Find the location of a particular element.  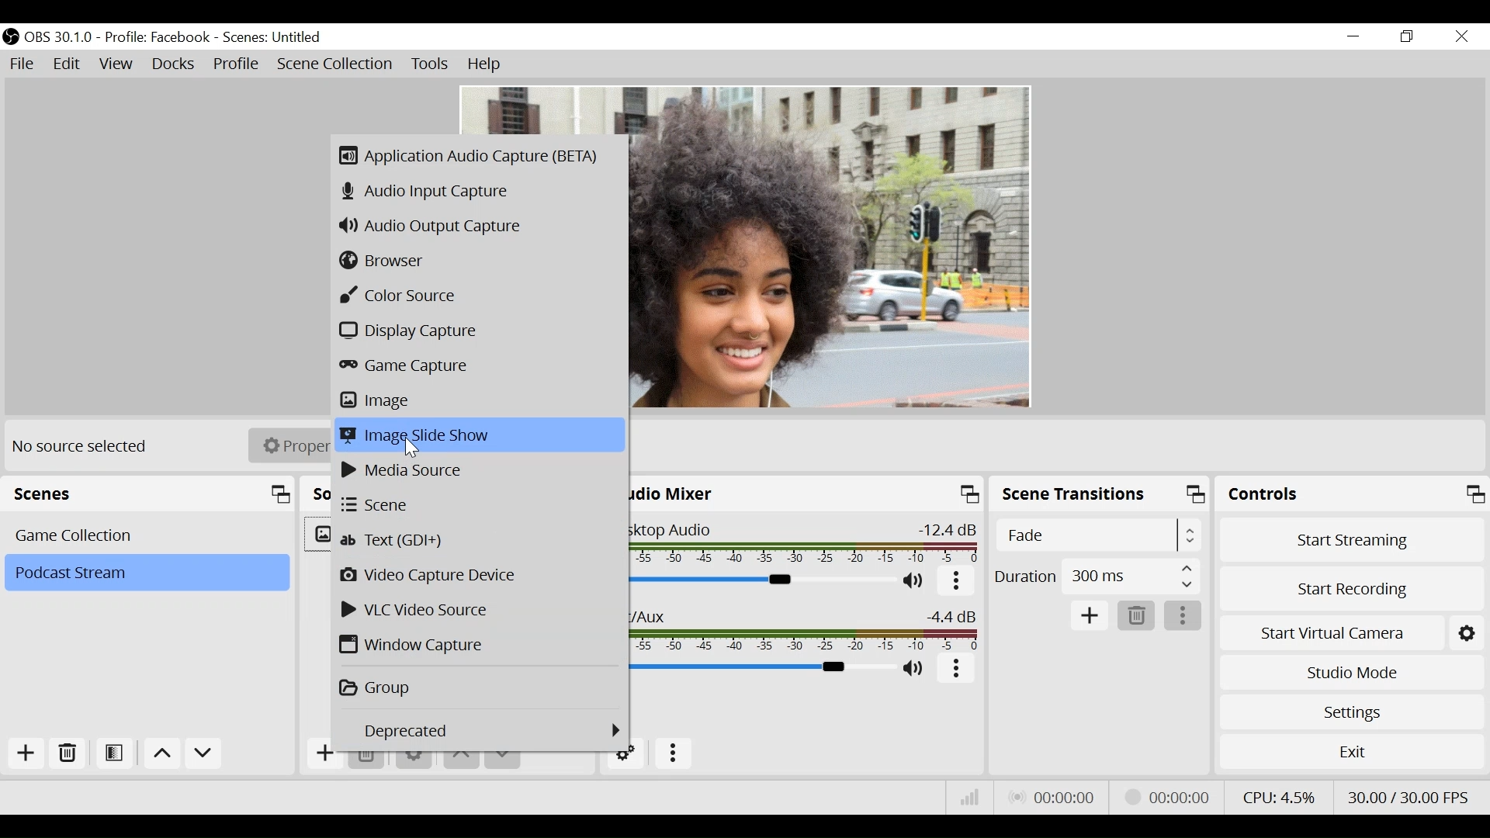

Restore is located at coordinates (1409, 37).